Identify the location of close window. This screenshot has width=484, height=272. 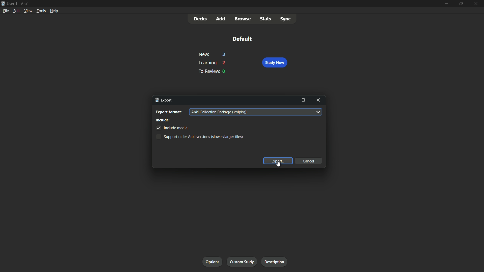
(318, 100).